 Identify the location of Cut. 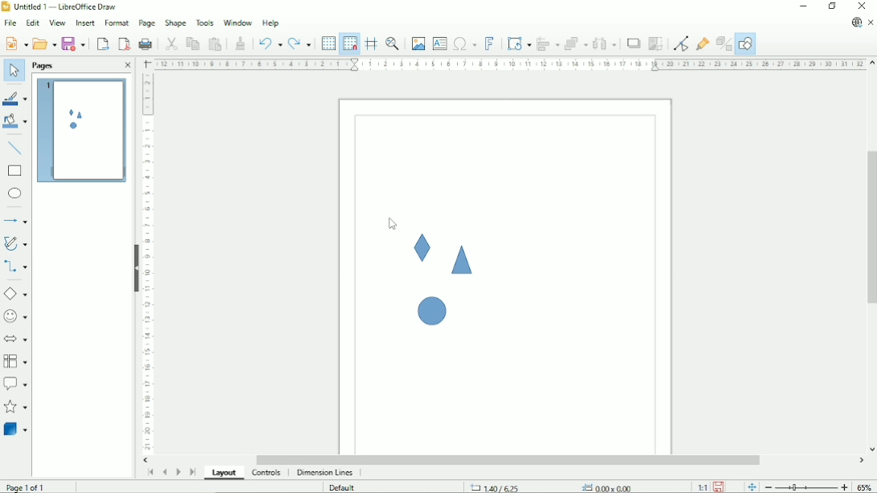
(170, 43).